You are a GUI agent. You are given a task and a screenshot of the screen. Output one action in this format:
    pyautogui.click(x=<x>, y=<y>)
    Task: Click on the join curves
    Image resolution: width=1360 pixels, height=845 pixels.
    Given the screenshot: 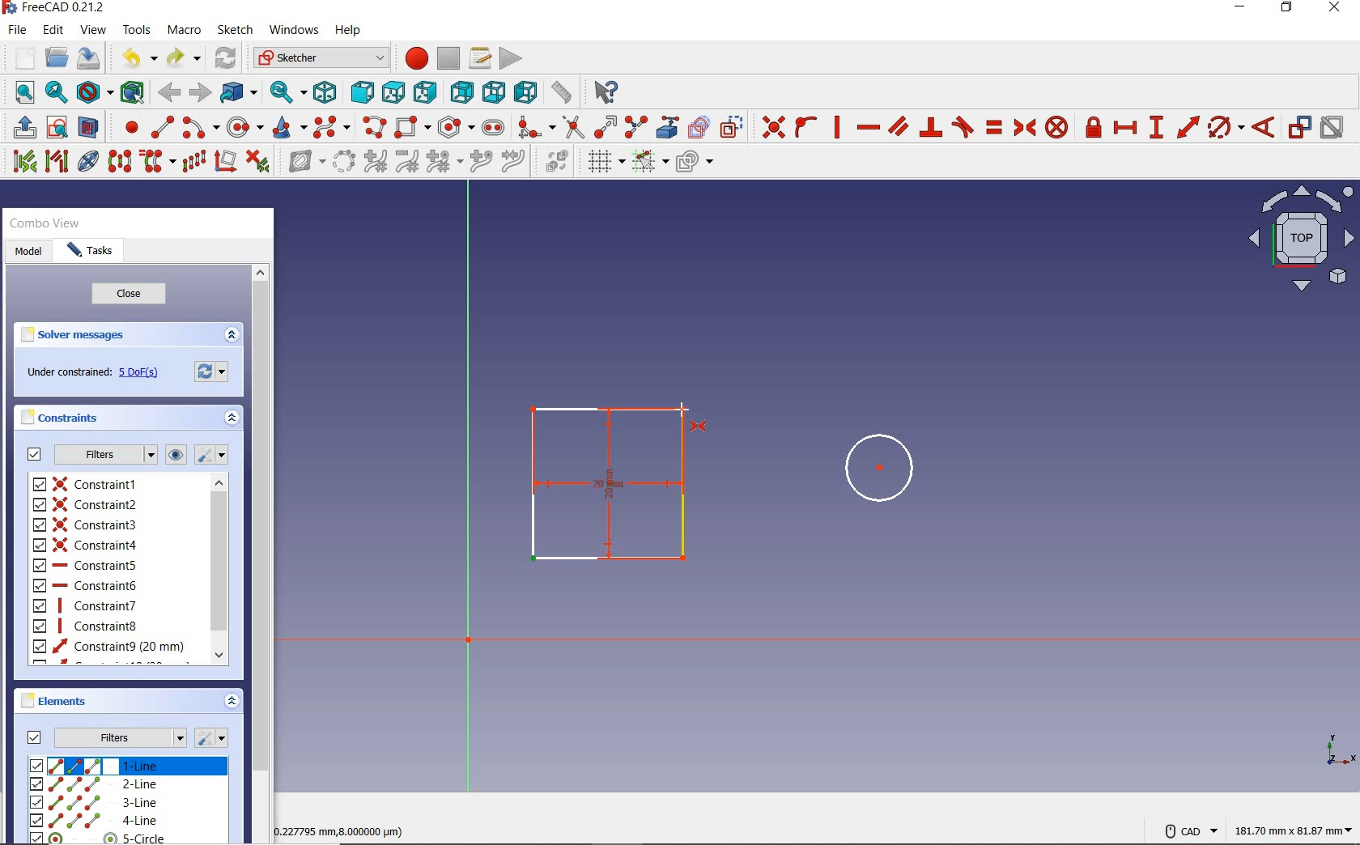 What is the action you would take?
    pyautogui.click(x=514, y=160)
    